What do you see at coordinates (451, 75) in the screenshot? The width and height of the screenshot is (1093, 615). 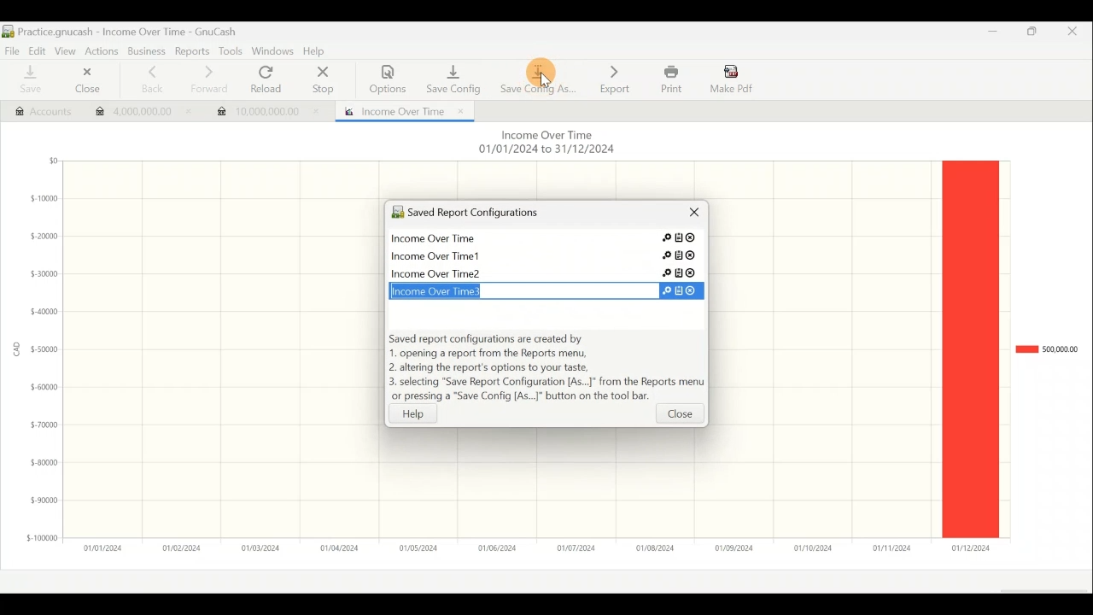 I see `Save config` at bounding box center [451, 75].